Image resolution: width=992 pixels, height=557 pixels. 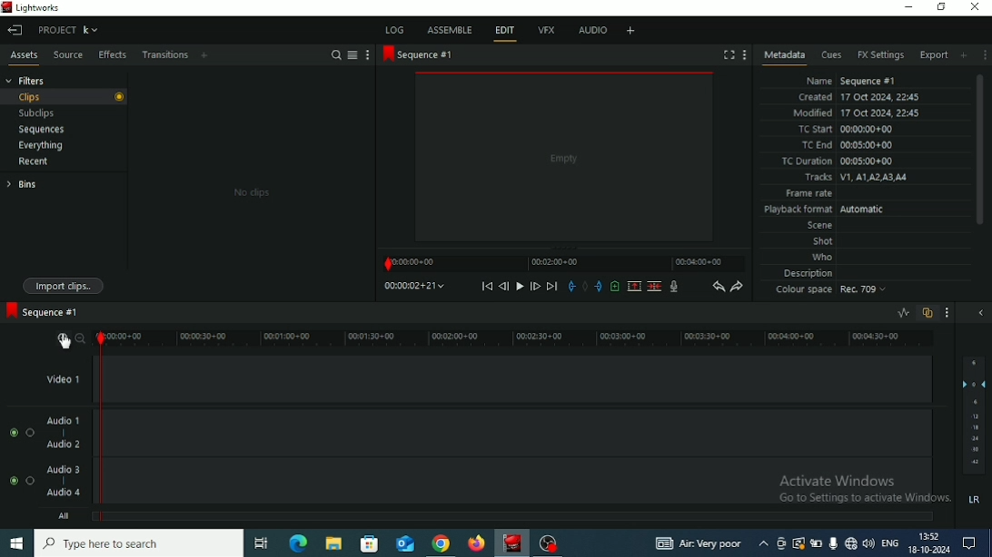 I want to click on Clear all marks, so click(x=584, y=287).